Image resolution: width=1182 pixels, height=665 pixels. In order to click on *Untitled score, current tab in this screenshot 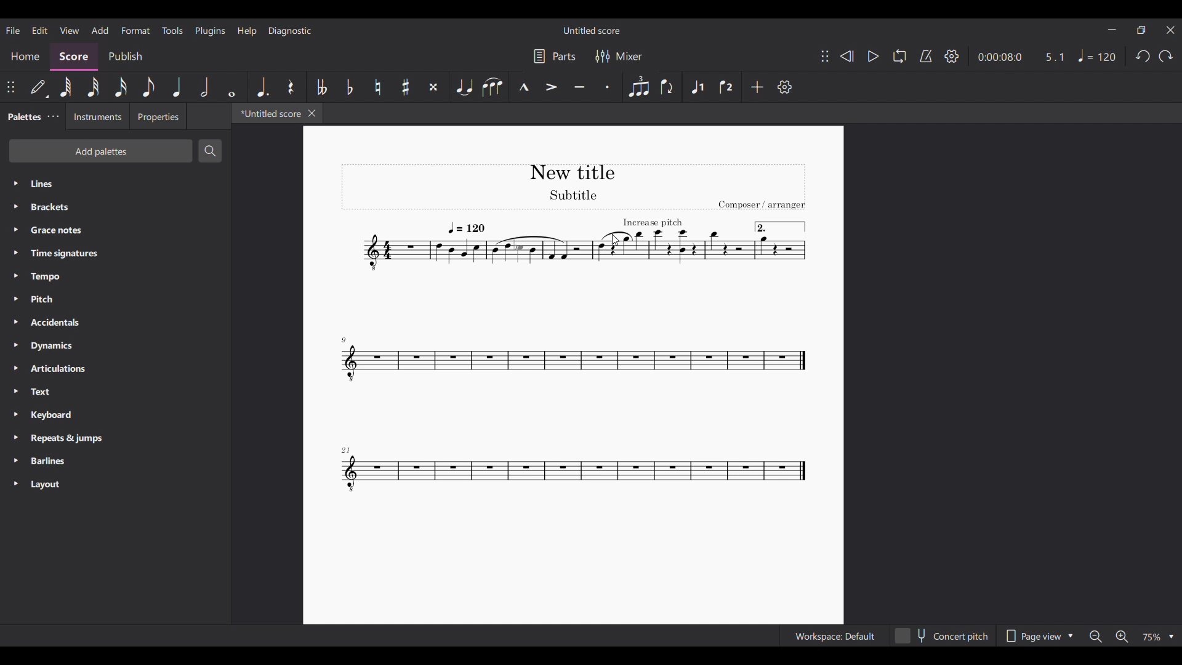, I will do `click(268, 113)`.